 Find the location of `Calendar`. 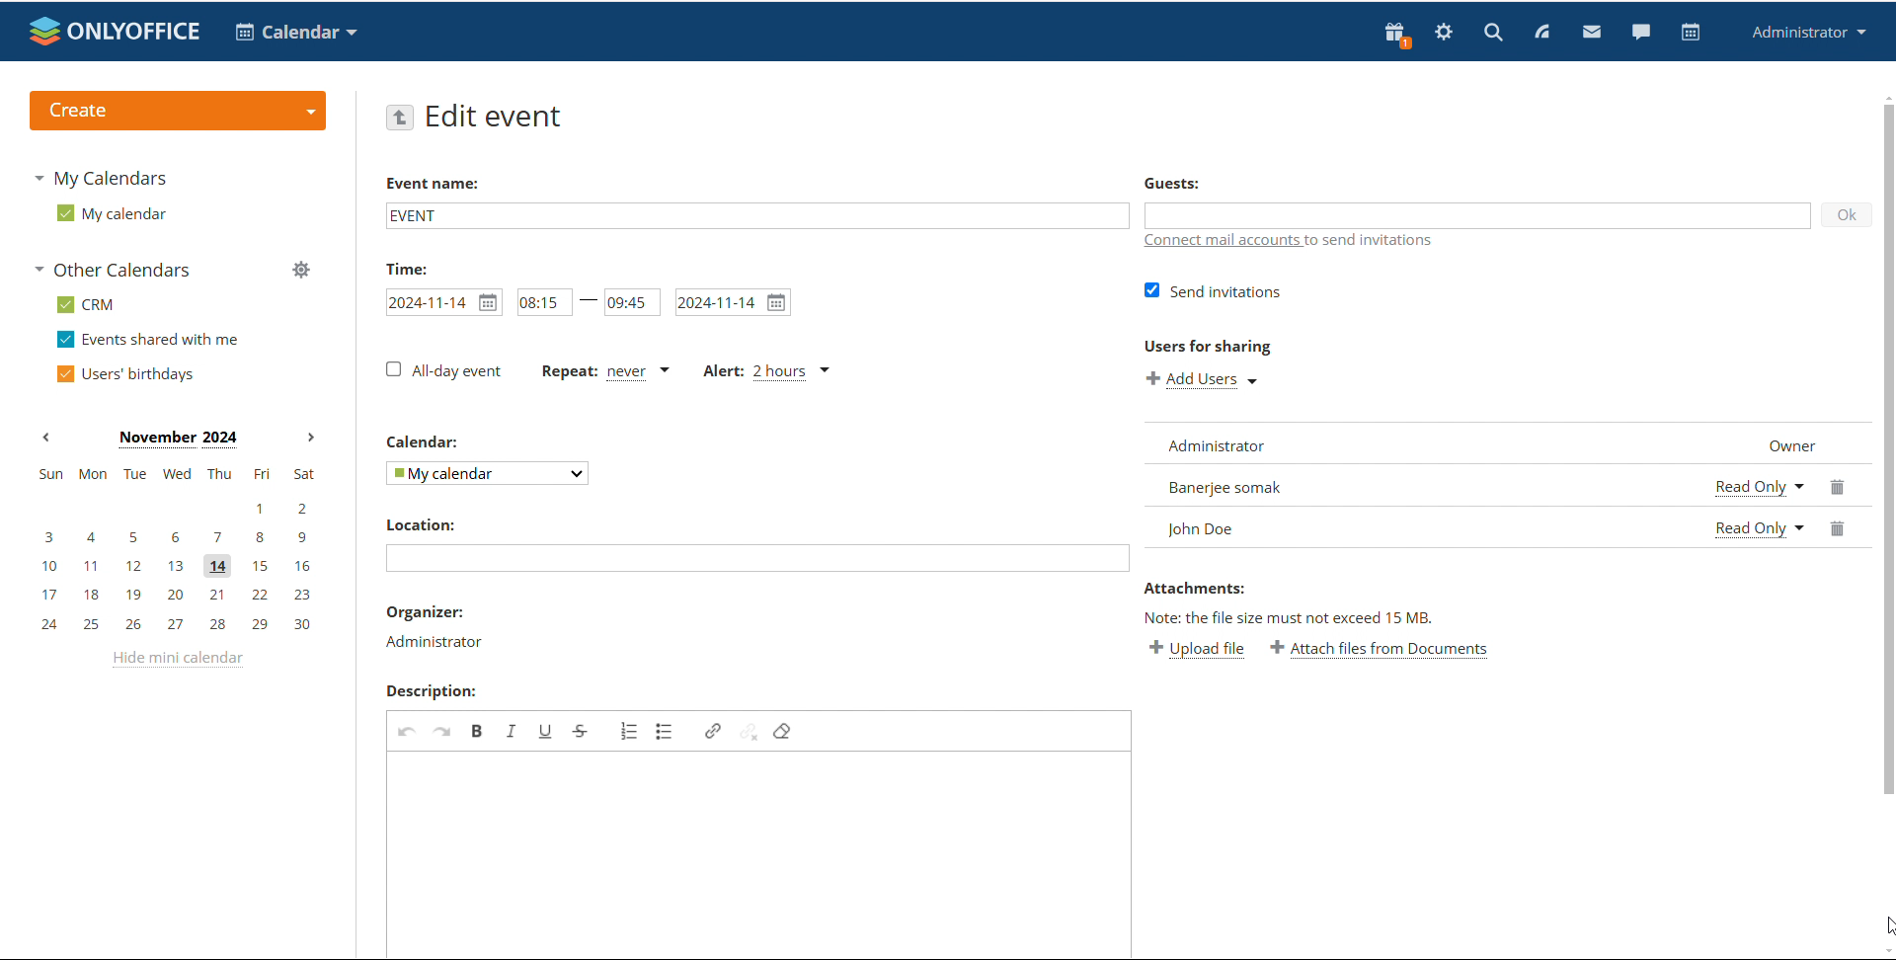

Calendar is located at coordinates (425, 440).